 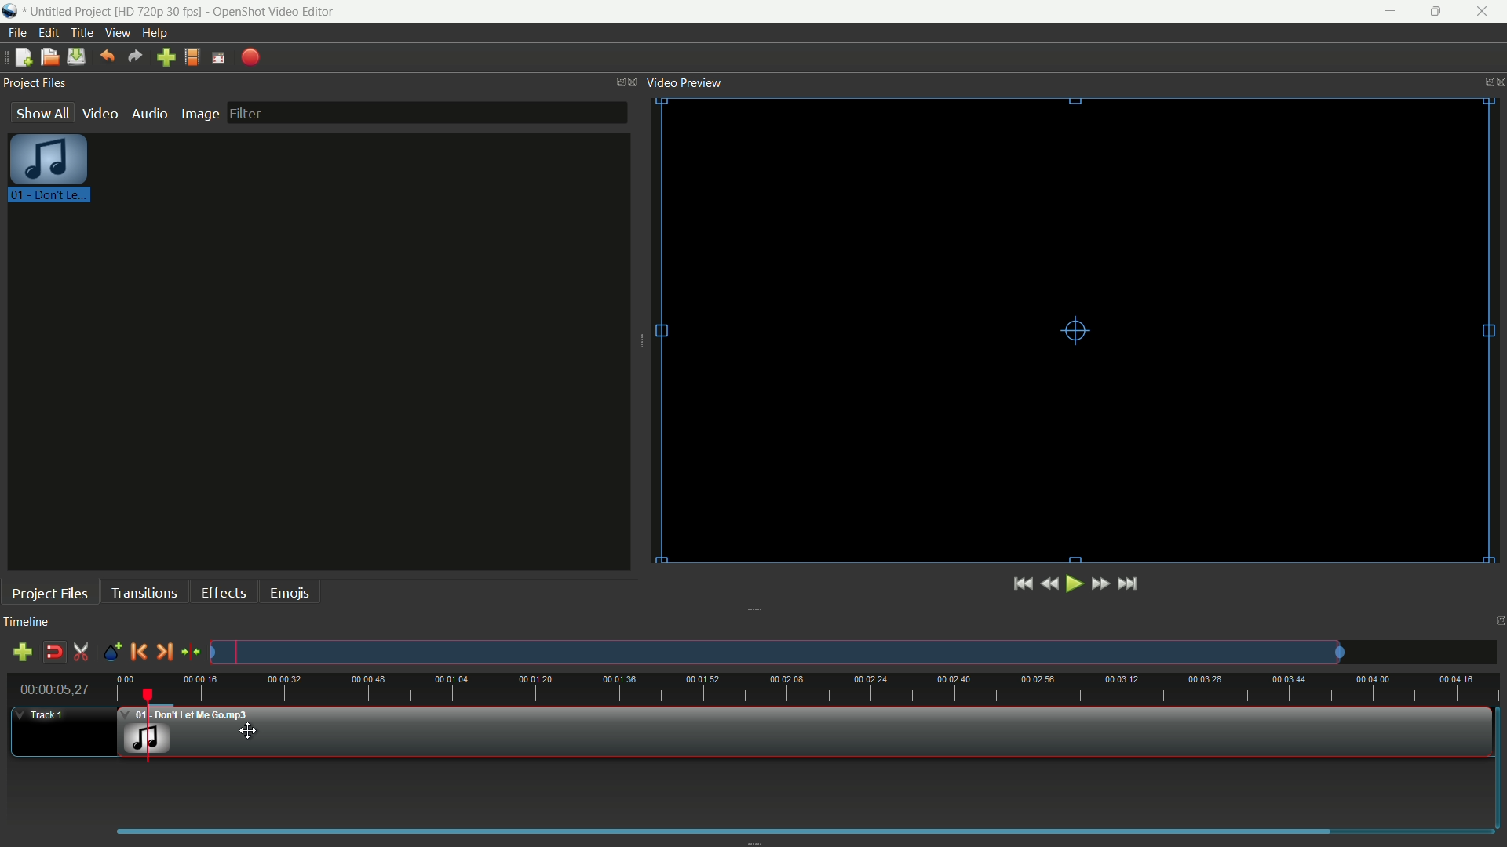 I want to click on image, so click(x=200, y=114).